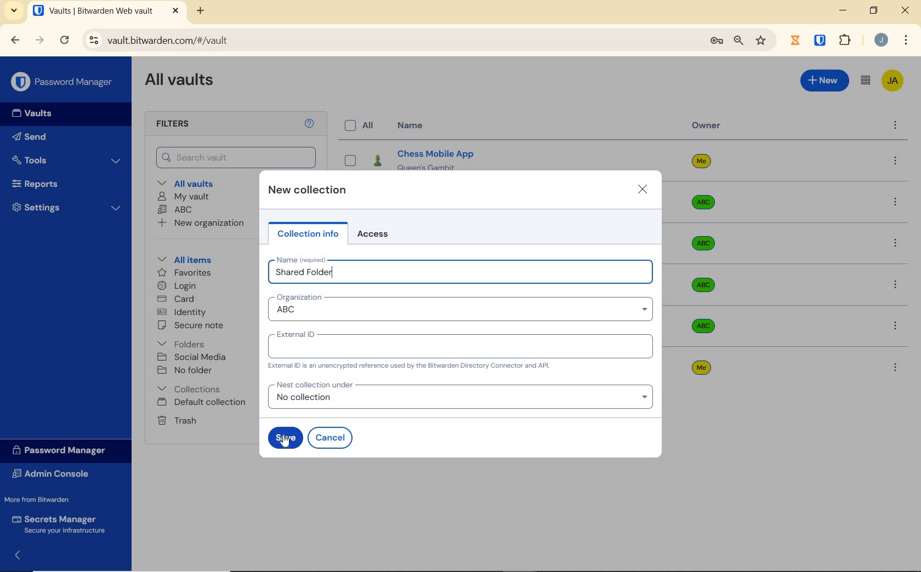  What do you see at coordinates (377, 234) in the screenshot?
I see `Access` at bounding box center [377, 234].